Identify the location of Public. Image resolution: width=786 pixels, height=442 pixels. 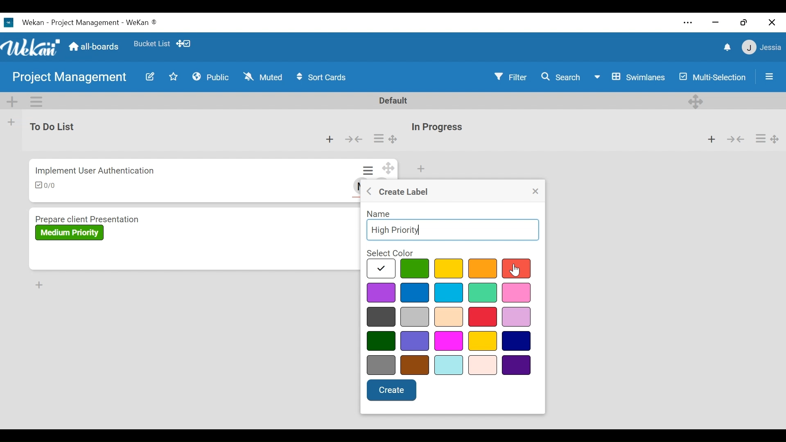
(211, 76).